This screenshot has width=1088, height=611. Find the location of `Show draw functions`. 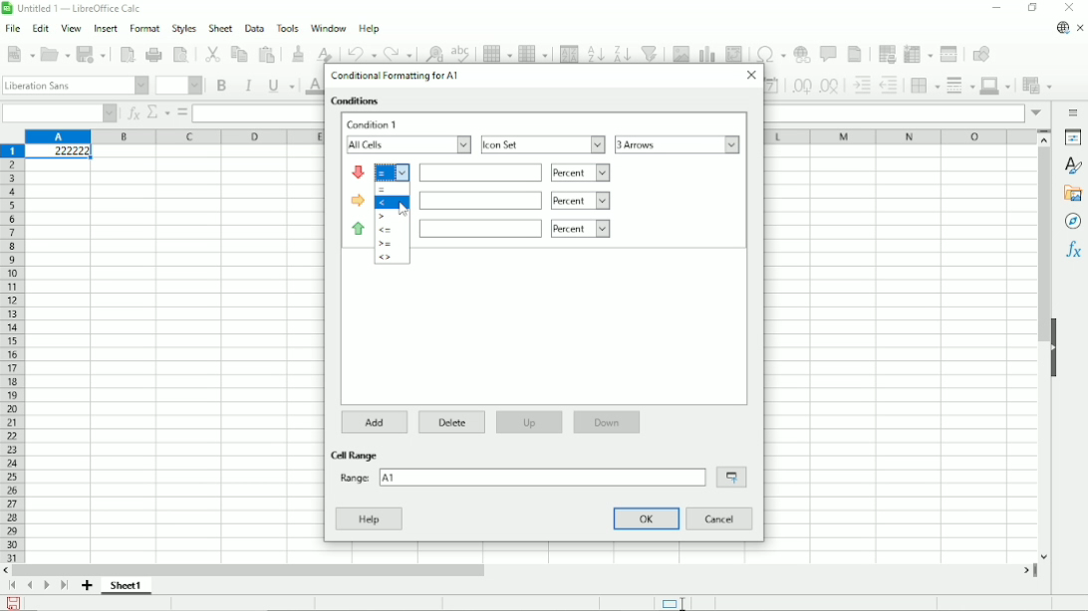

Show draw functions is located at coordinates (979, 53).